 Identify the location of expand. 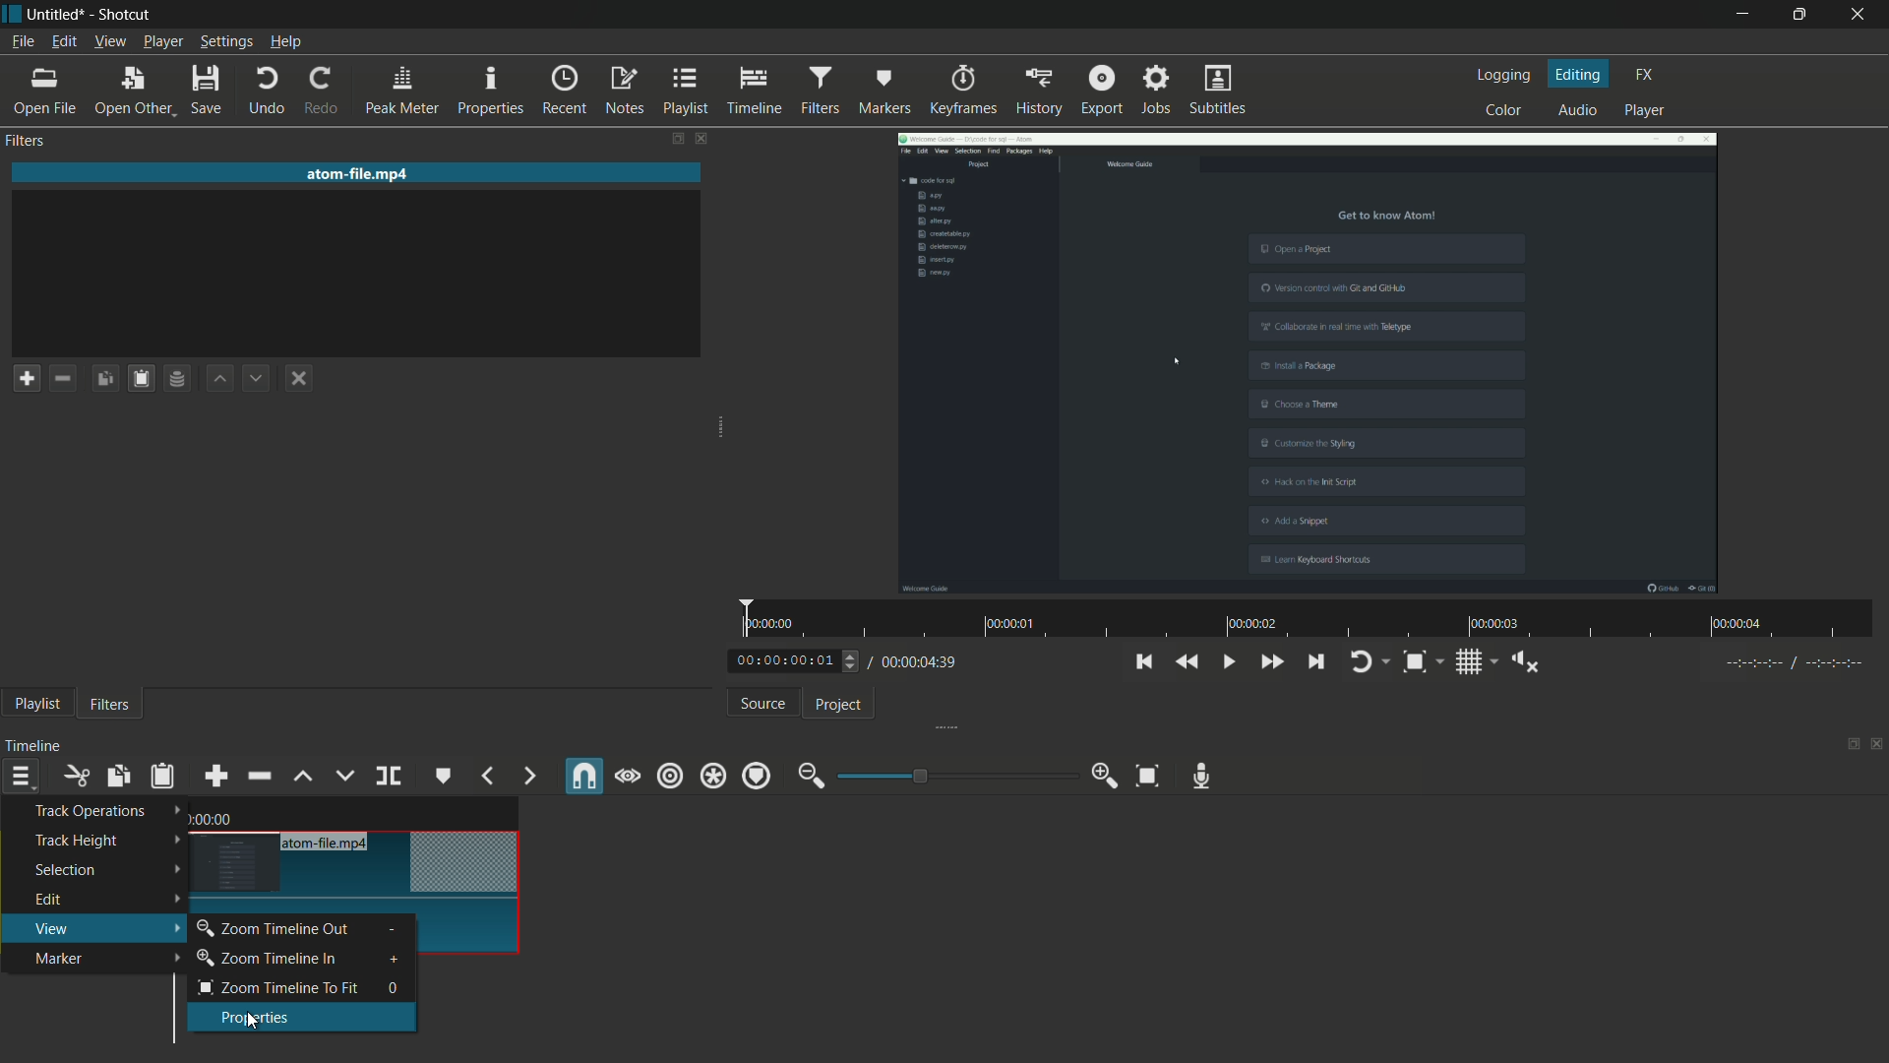
(940, 729).